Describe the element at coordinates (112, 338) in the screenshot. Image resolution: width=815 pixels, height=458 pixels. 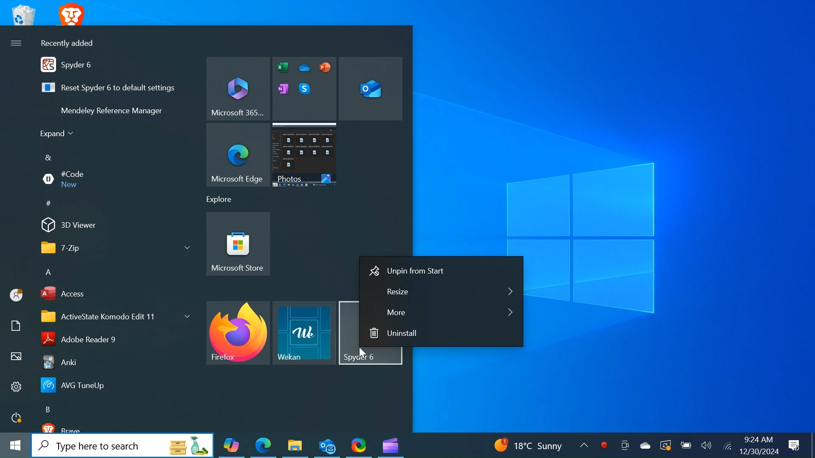
I see `Adobe Reader 9` at that location.